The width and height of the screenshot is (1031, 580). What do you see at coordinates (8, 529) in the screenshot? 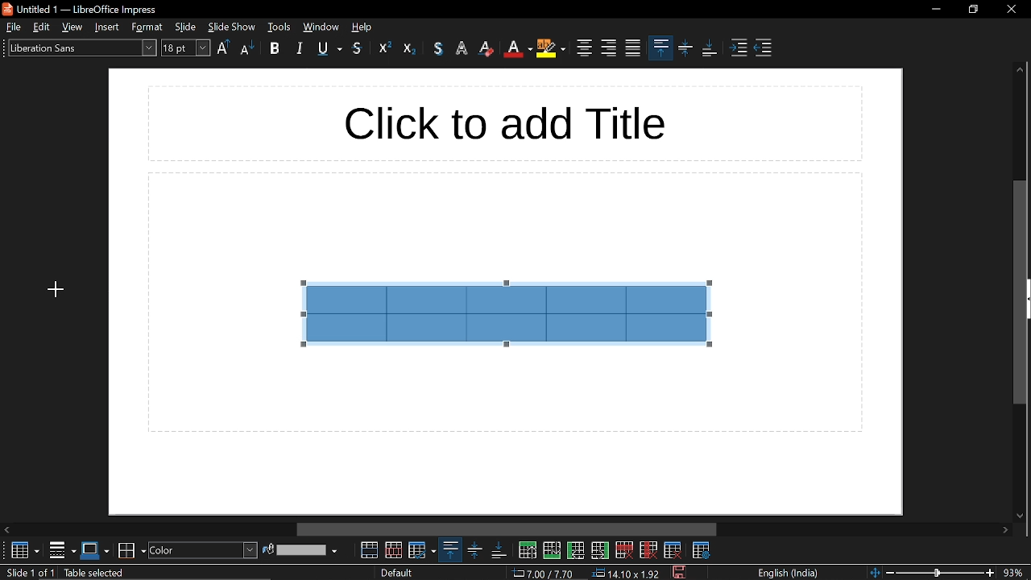
I see `Move left` at bounding box center [8, 529].